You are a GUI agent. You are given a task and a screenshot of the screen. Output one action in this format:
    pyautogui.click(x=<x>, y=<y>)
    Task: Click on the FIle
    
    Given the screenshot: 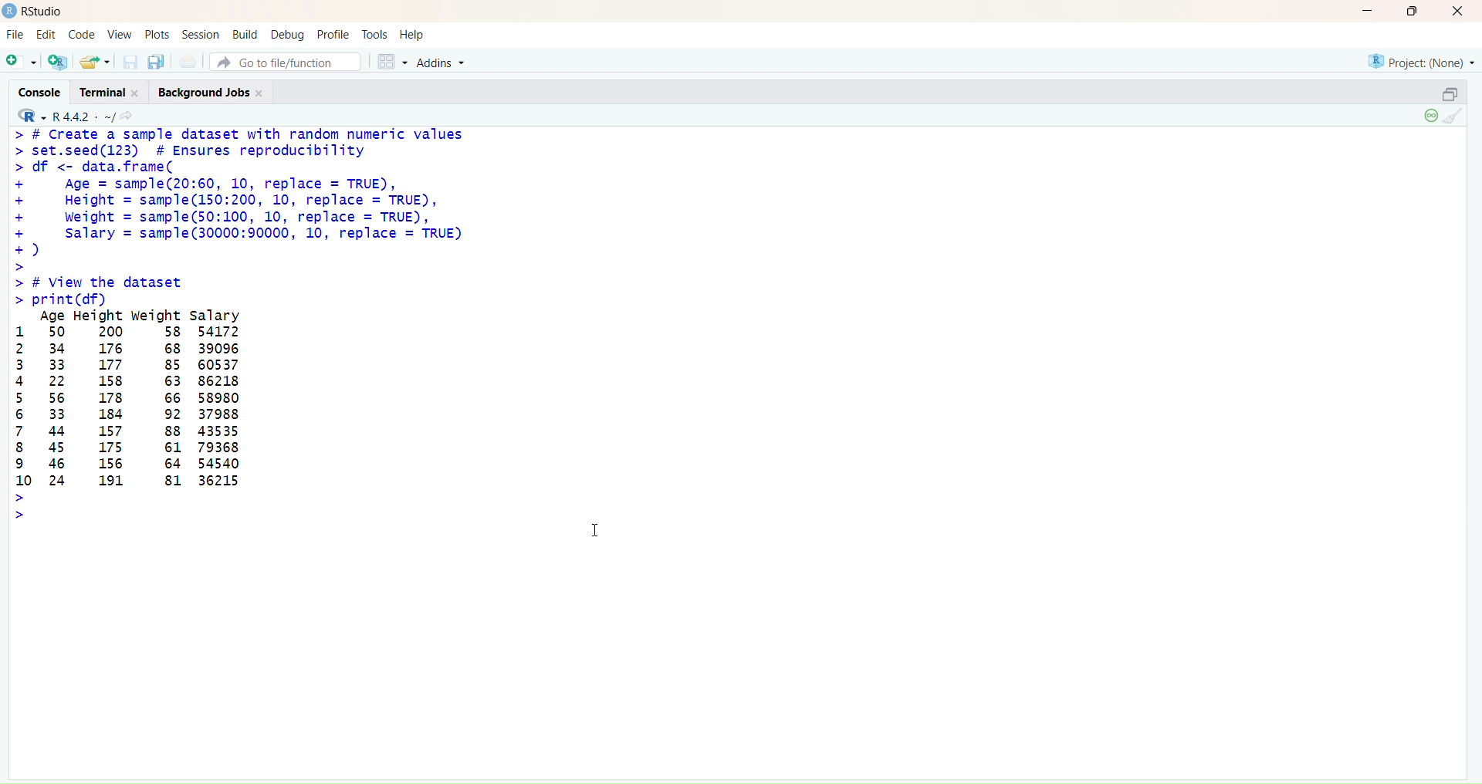 What is the action you would take?
    pyautogui.click(x=15, y=35)
    